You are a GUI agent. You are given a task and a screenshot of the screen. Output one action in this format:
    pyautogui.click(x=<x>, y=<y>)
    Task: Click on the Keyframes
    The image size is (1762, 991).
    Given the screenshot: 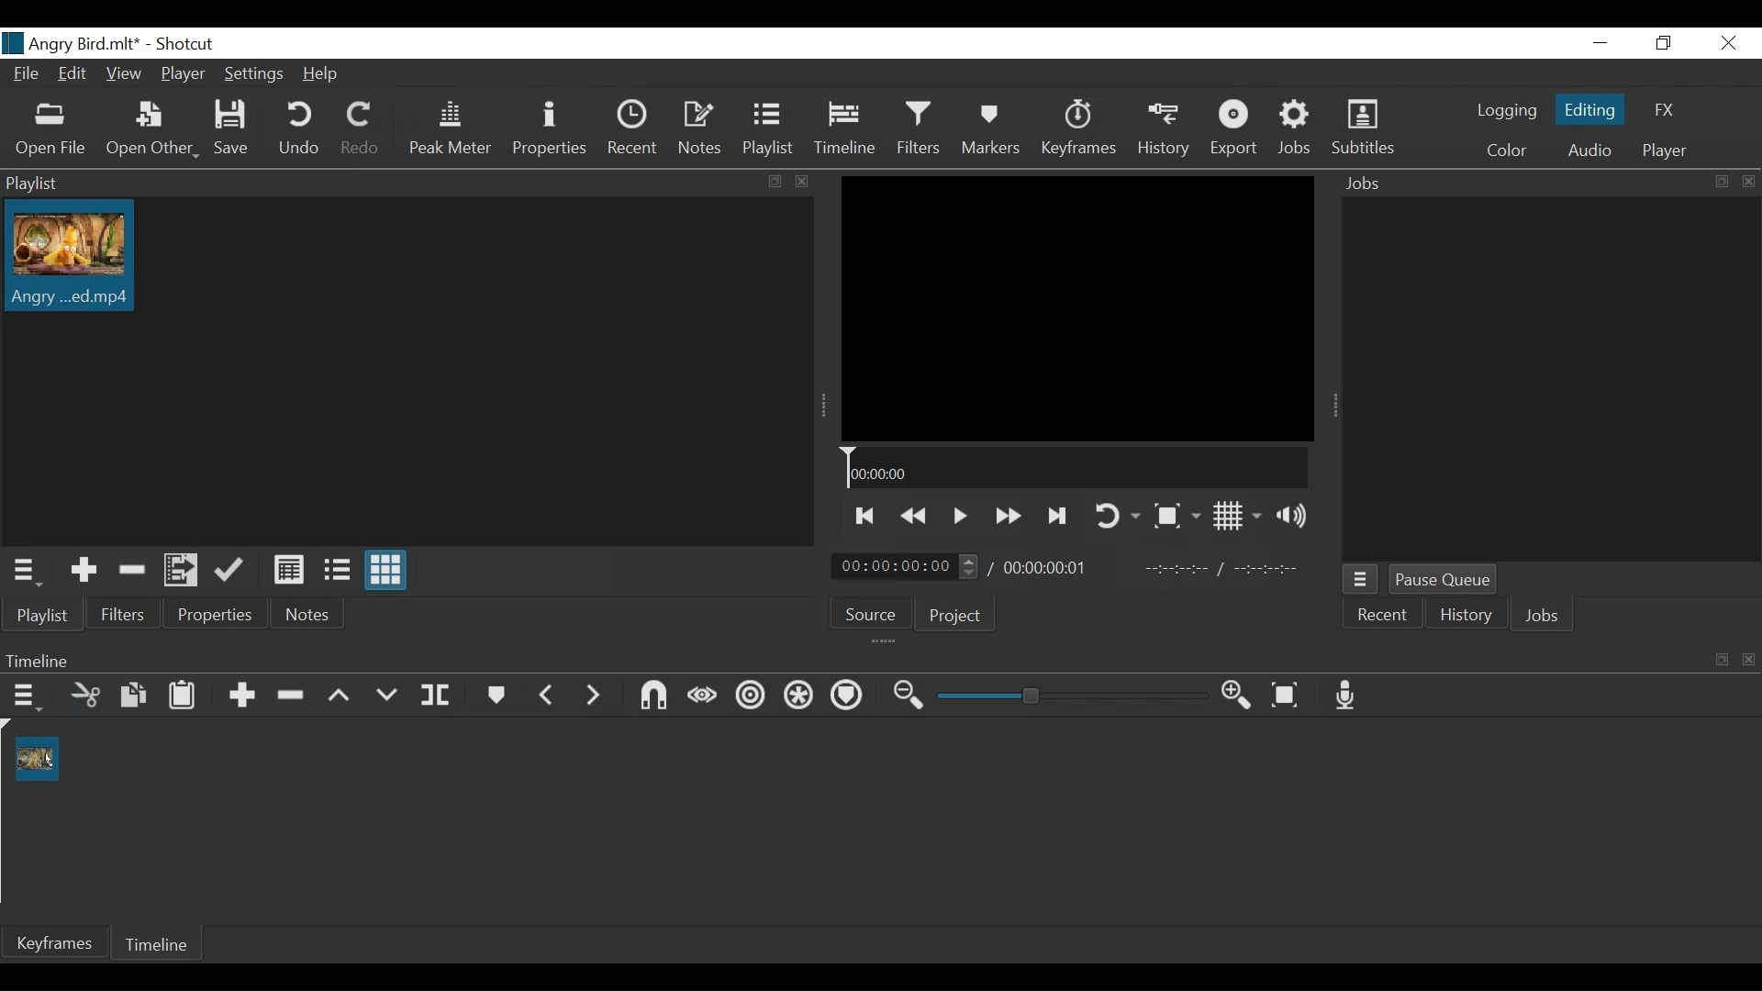 What is the action you would take?
    pyautogui.click(x=1078, y=128)
    